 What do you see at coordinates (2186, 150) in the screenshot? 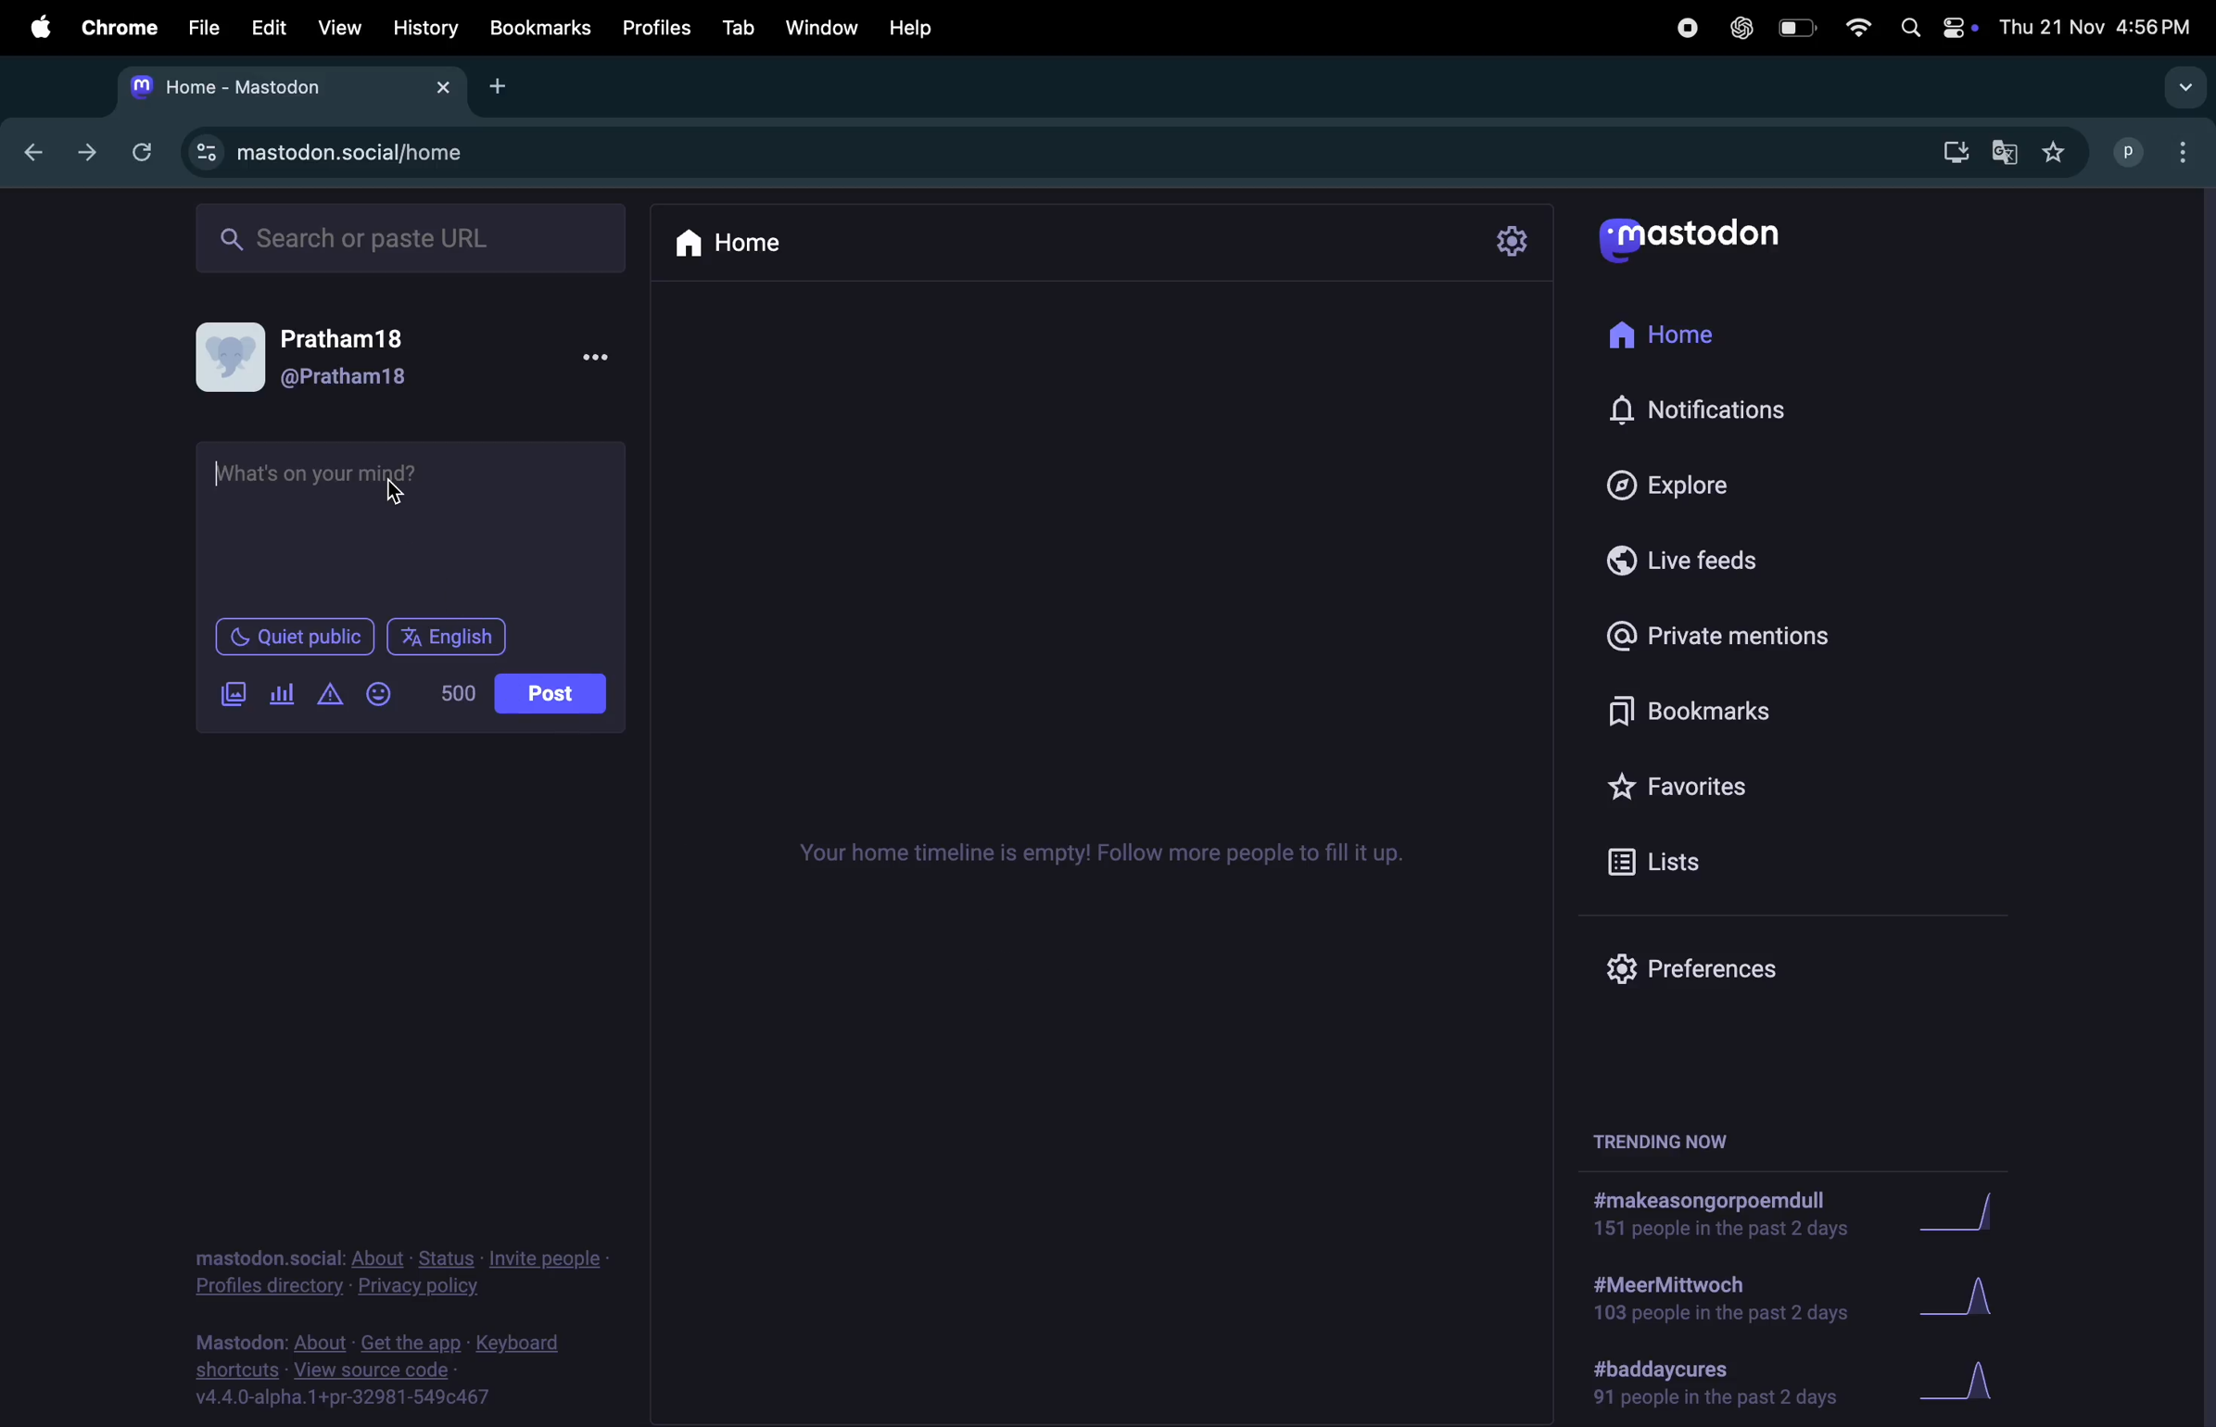
I see `optuons` at bounding box center [2186, 150].